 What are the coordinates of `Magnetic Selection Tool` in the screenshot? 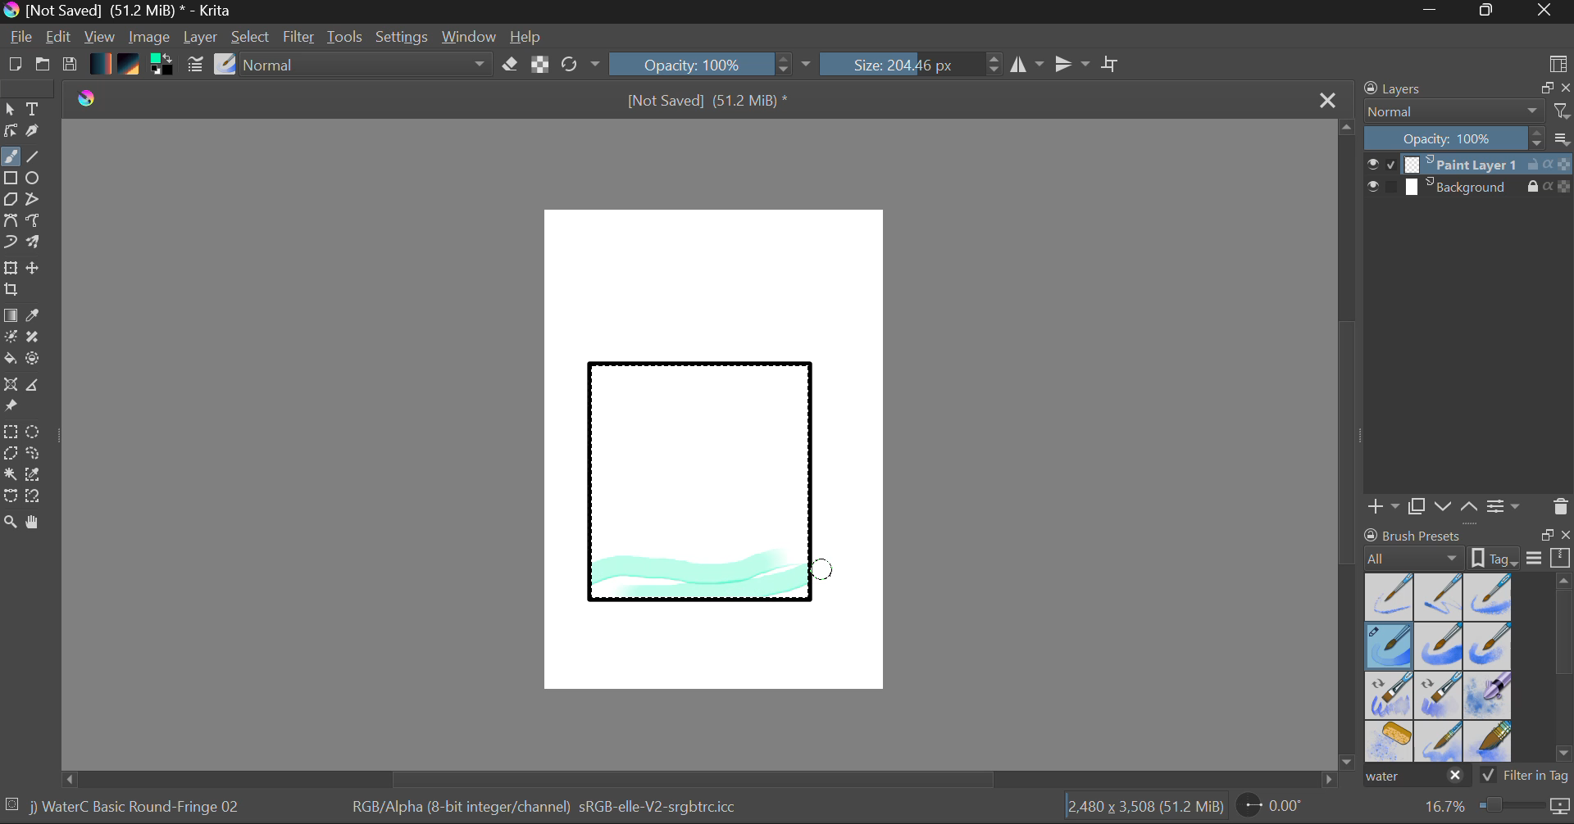 It's located at (34, 496).